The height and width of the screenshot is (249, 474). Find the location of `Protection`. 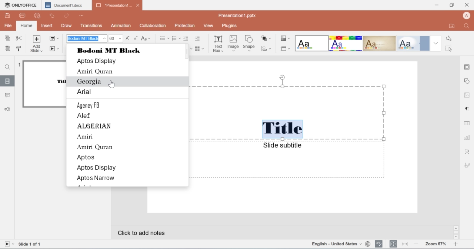

Protection is located at coordinates (185, 25).